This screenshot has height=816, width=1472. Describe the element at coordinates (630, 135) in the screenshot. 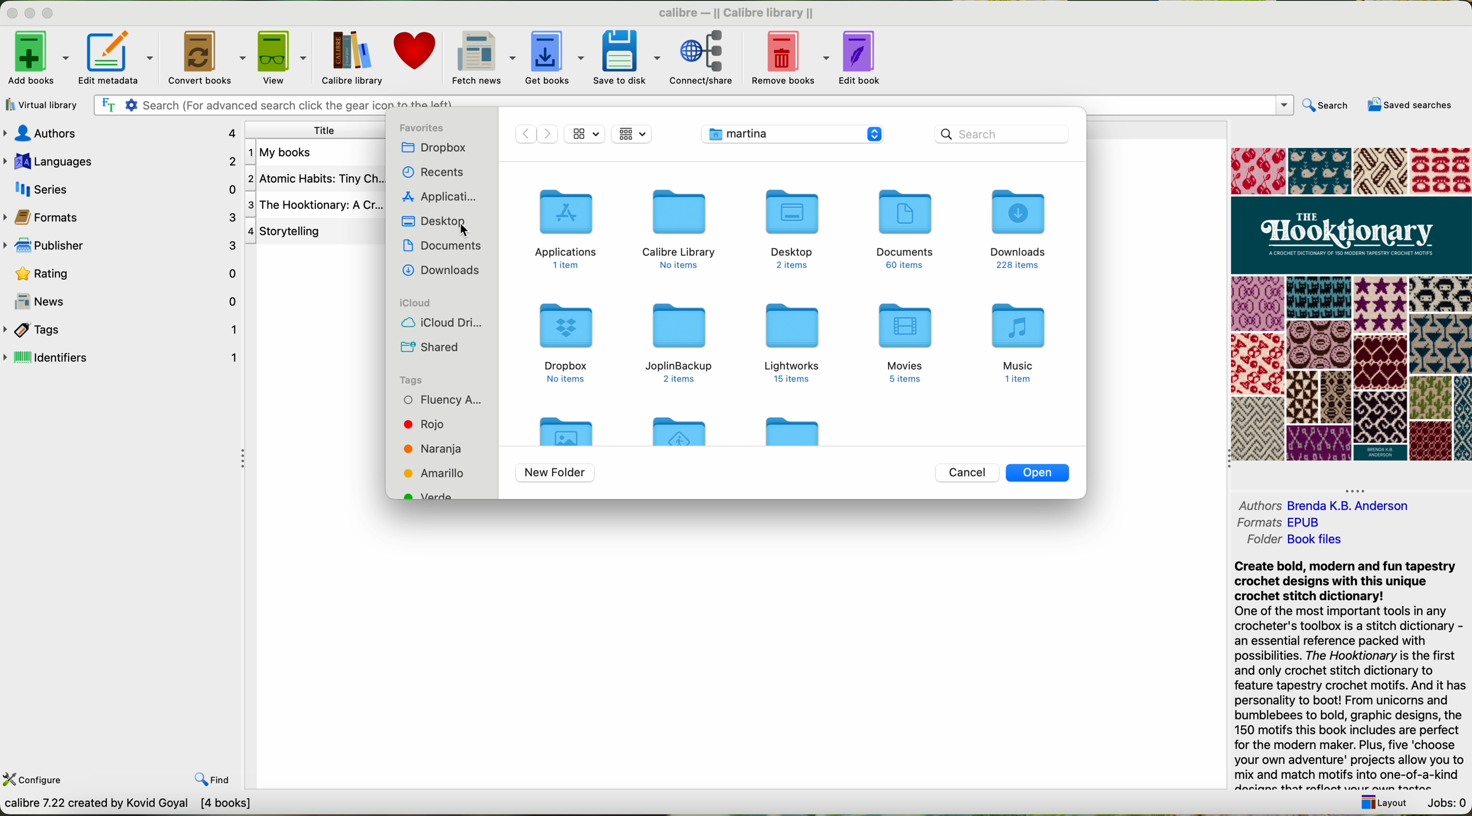

I see `file views` at that location.